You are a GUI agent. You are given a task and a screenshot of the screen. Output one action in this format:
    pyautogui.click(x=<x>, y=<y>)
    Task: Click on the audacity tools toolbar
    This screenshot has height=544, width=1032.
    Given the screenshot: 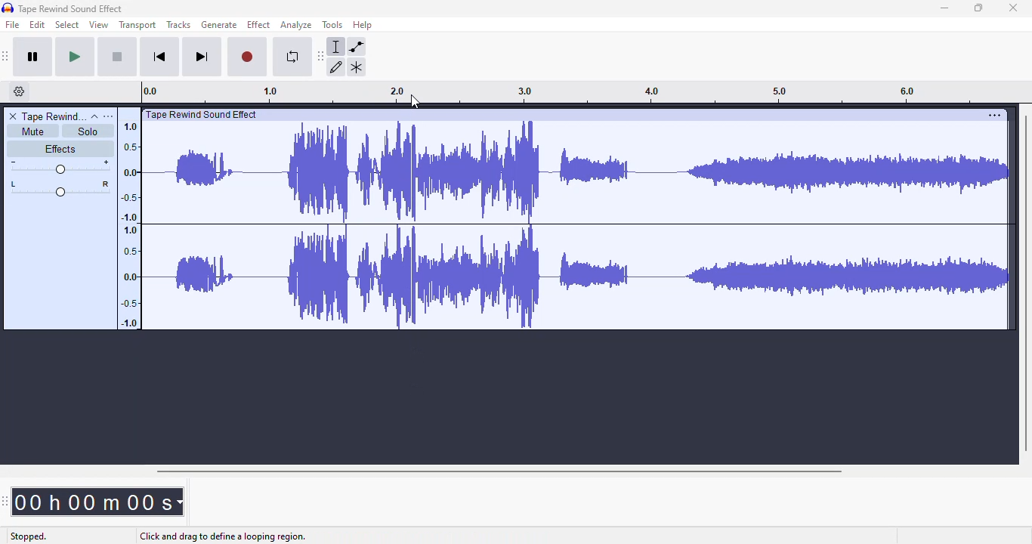 What is the action you would take?
    pyautogui.click(x=321, y=55)
    